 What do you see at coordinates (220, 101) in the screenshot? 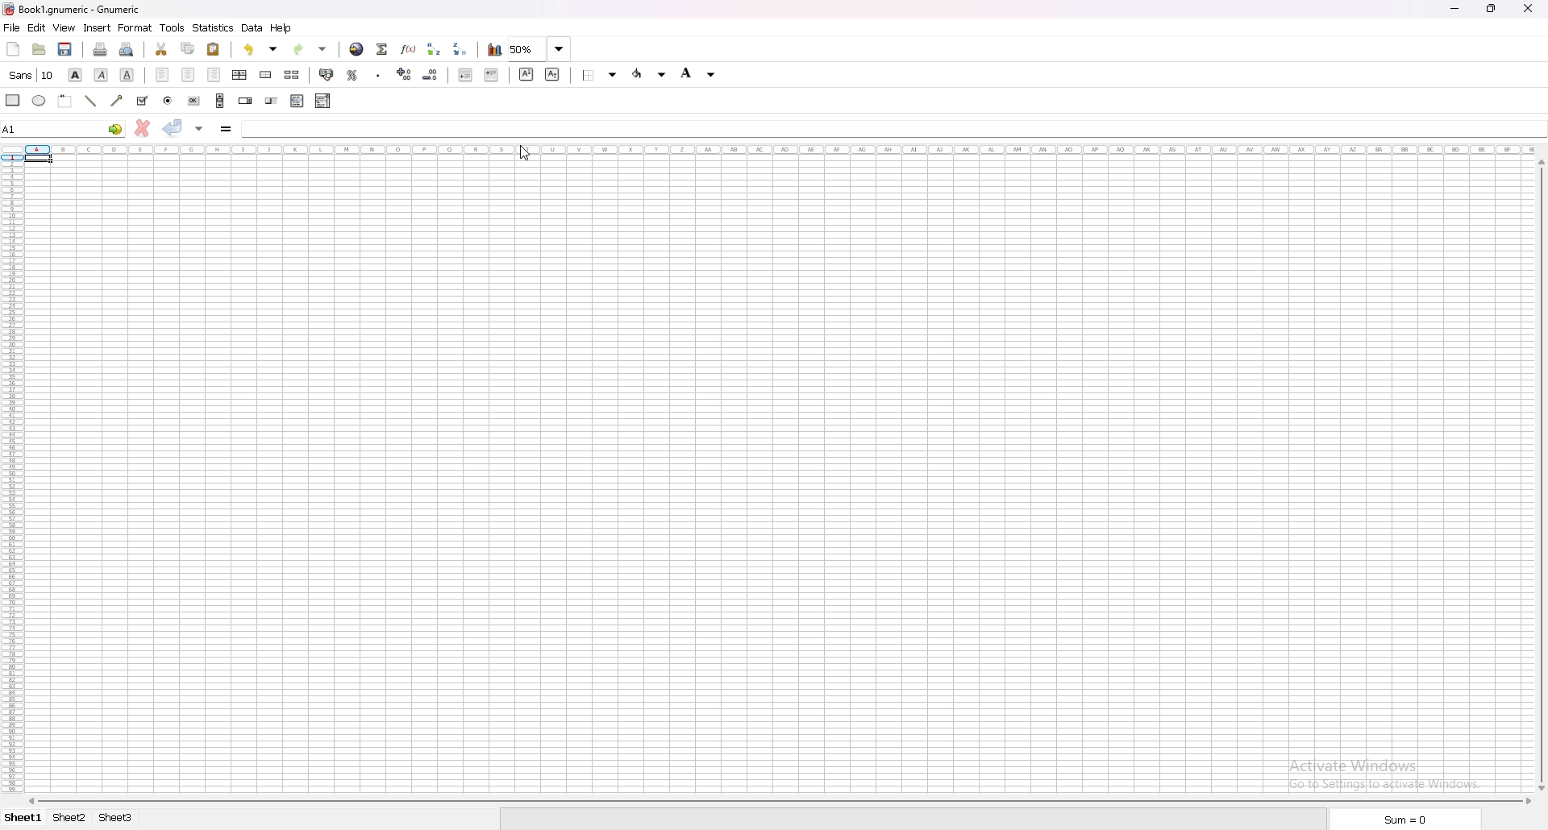
I see `scroll bar` at bounding box center [220, 101].